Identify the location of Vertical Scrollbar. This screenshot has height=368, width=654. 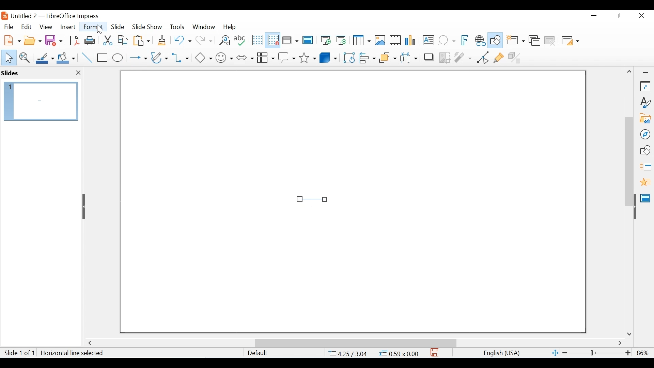
(629, 153).